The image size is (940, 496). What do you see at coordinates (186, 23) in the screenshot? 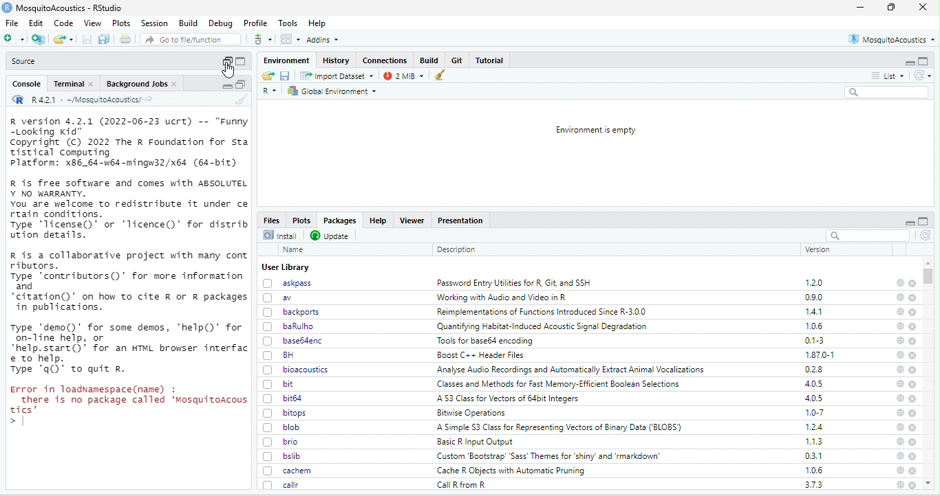
I see `Build` at bounding box center [186, 23].